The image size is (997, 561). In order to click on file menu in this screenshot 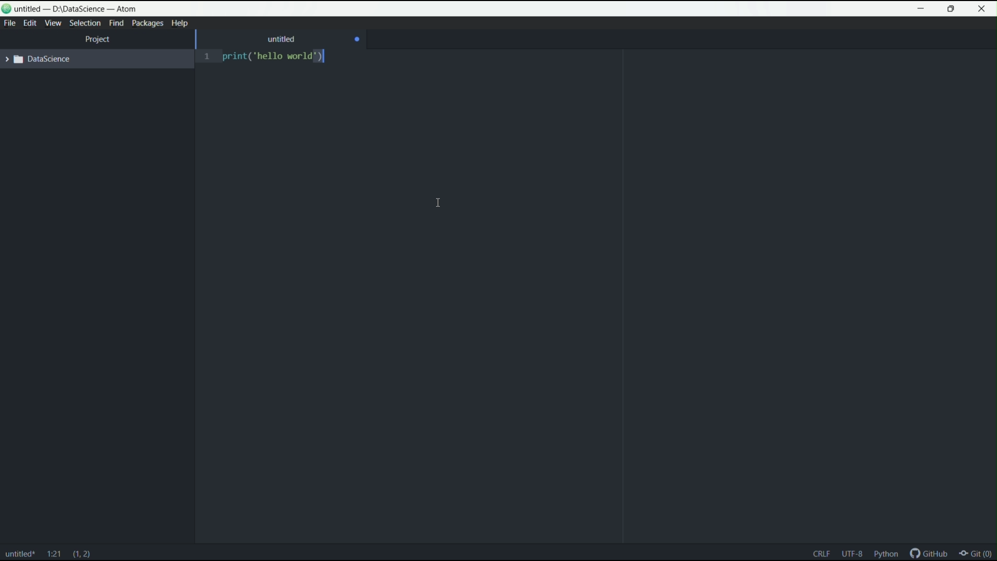, I will do `click(9, 23)`.